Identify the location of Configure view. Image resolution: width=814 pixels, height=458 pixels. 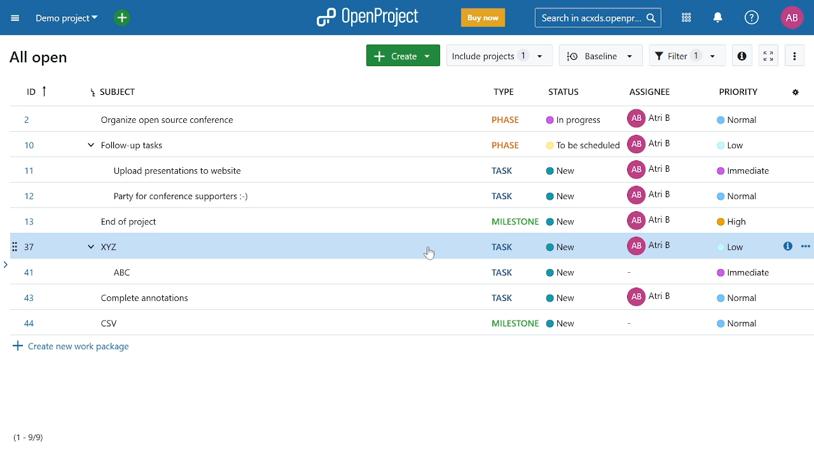
(796, 93).